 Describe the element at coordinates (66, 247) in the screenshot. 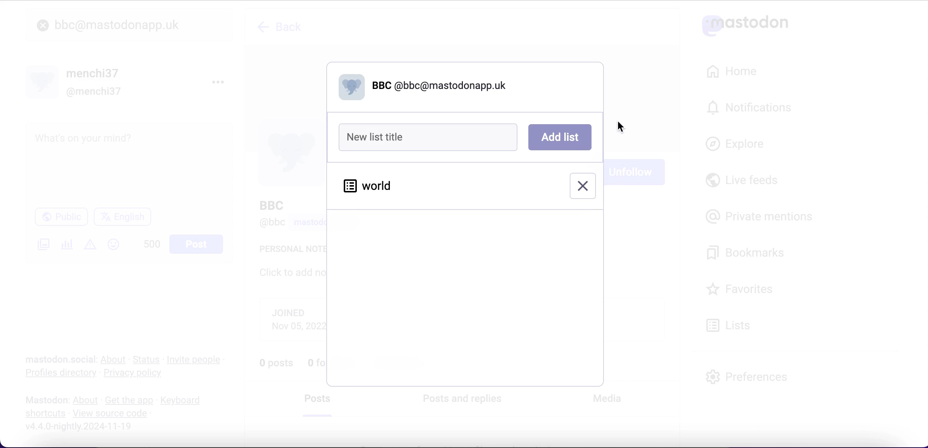

I see `add a poll` at that location.